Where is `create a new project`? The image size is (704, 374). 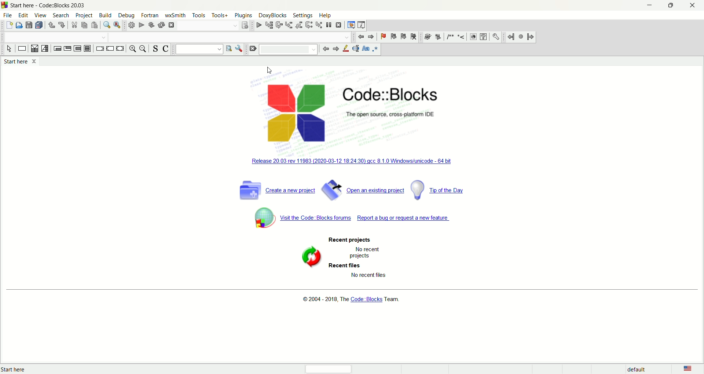 create a new project is located at coordinates (277, 190).